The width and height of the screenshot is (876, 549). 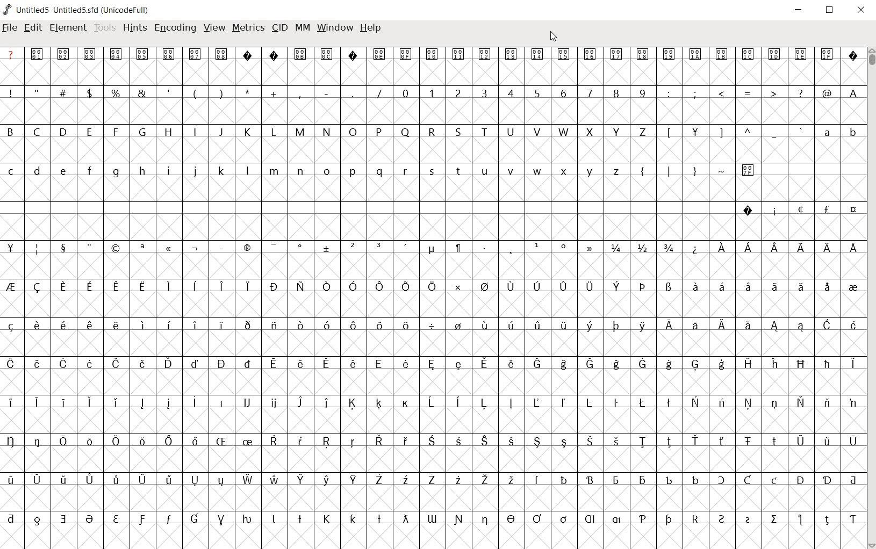 I want to click on Symbol, so click(x=775, y=520).